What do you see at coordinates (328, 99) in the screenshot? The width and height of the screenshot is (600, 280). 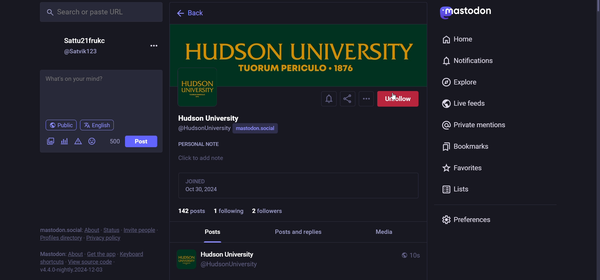 I see `notification` at bounding box center [328, 99].